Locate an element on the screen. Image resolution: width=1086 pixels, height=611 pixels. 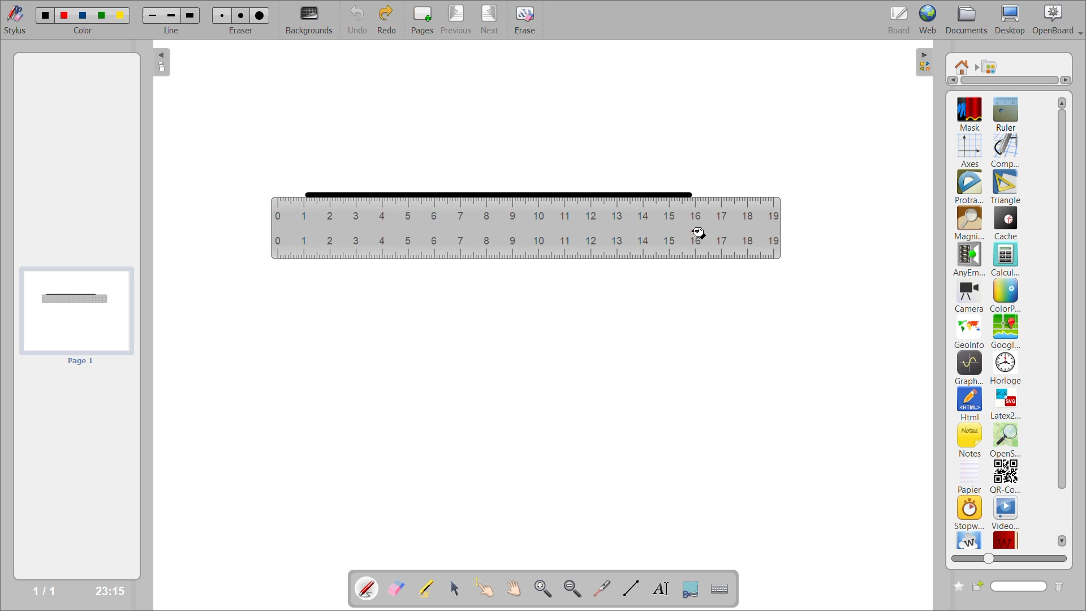
stylus is located at coordinates (13, 18).